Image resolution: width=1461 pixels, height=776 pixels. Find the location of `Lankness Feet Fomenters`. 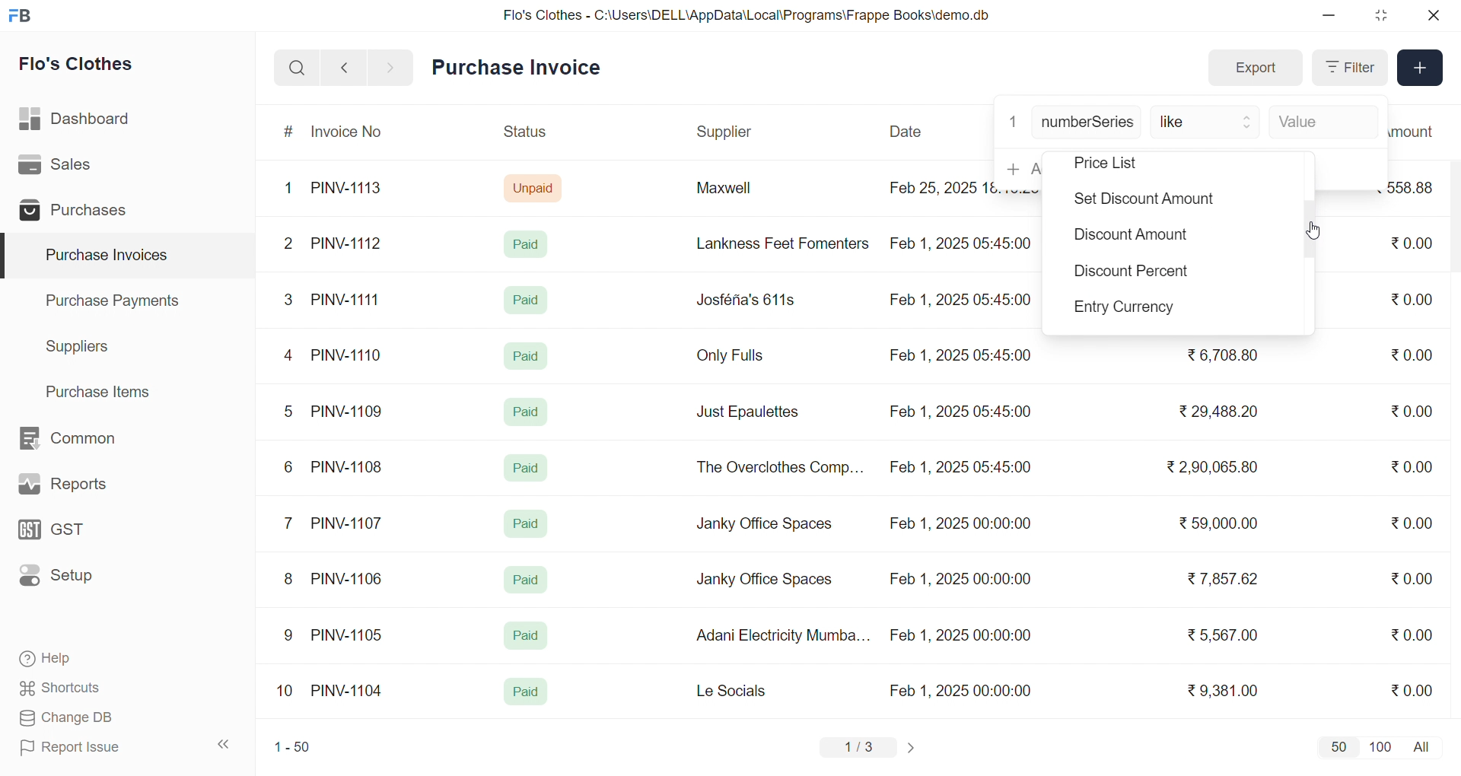

Lankness Feet Fomenters is located at coordinates (773, 243).